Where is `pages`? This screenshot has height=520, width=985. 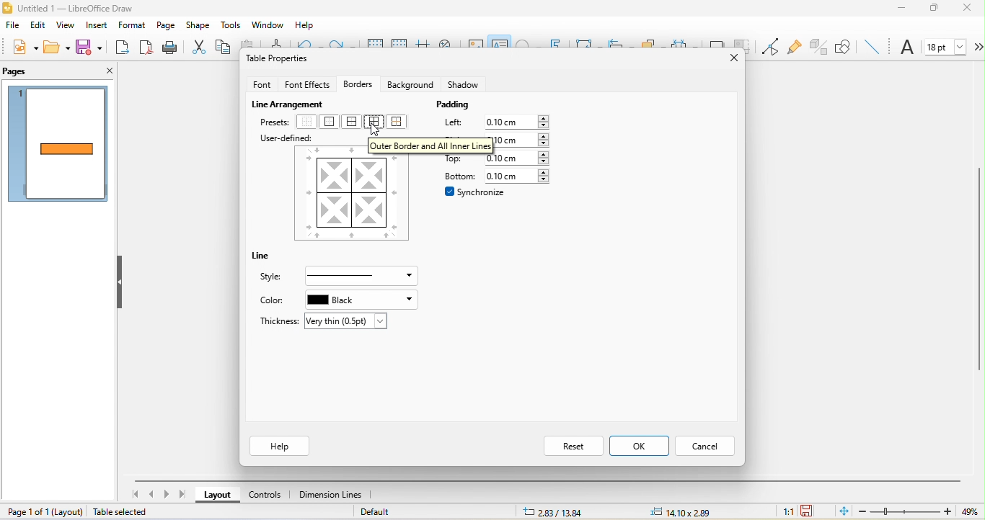
pages is located at coordinates (17, 71).